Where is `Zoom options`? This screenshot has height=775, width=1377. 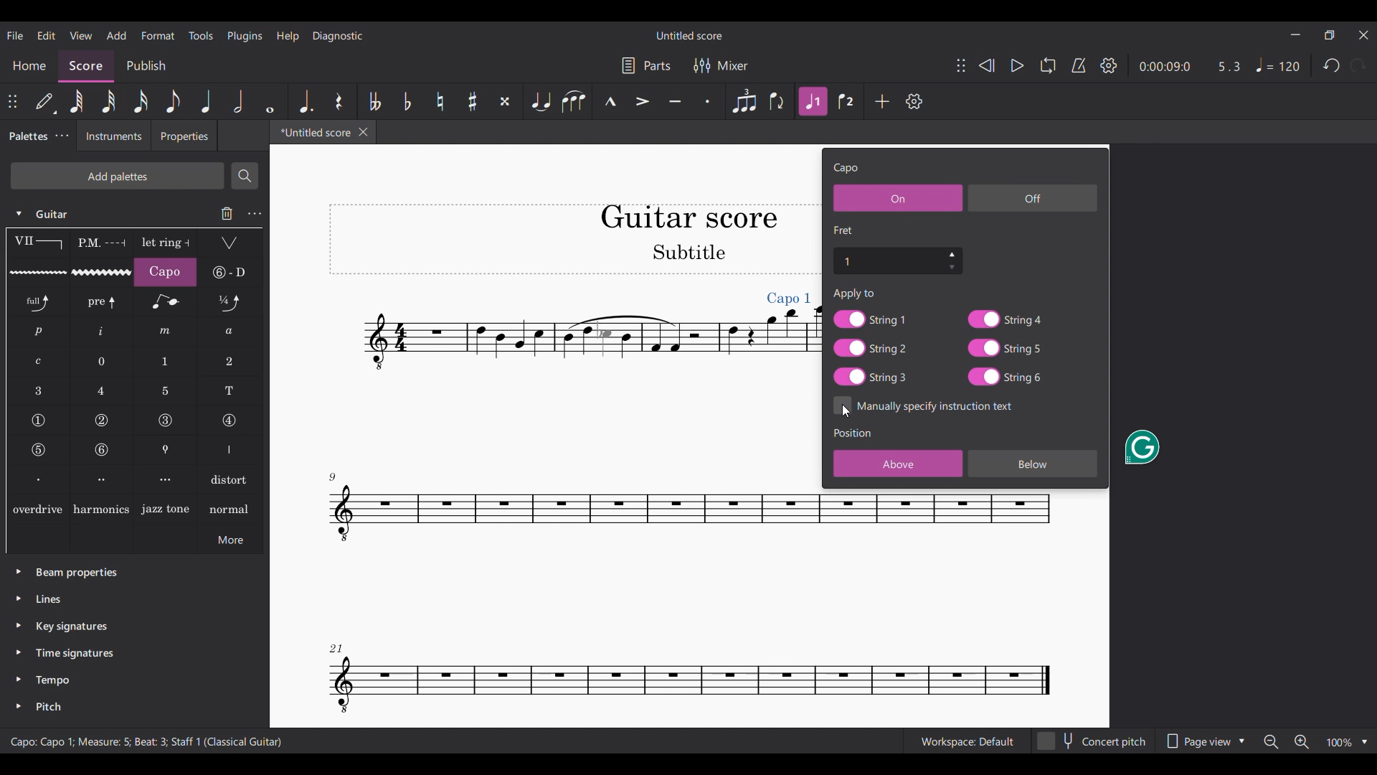
Zoom options is located at coordinates (1347, 743).